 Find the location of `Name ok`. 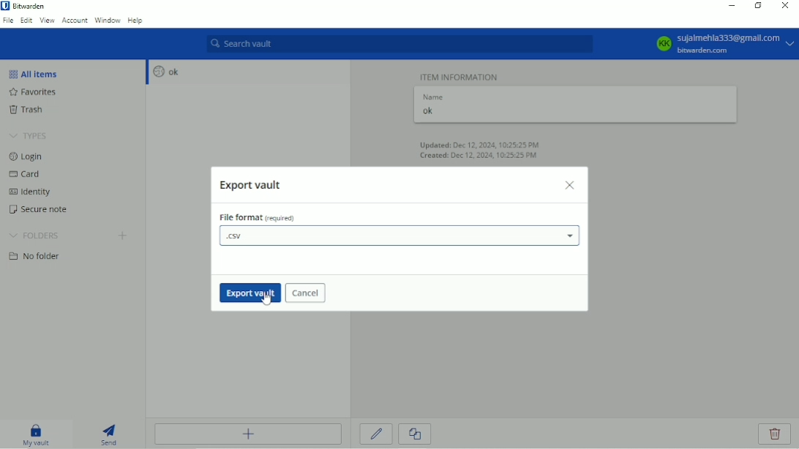

Name ok is located at coordinates (434, 106).